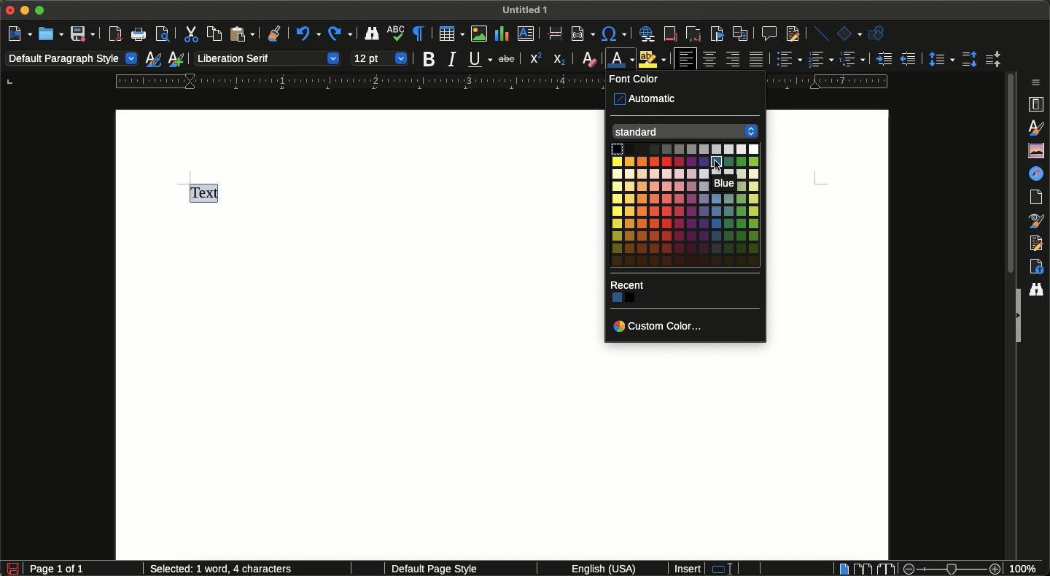 The image size is (1050, 576). I want to click on Page, so click(1039, 198).